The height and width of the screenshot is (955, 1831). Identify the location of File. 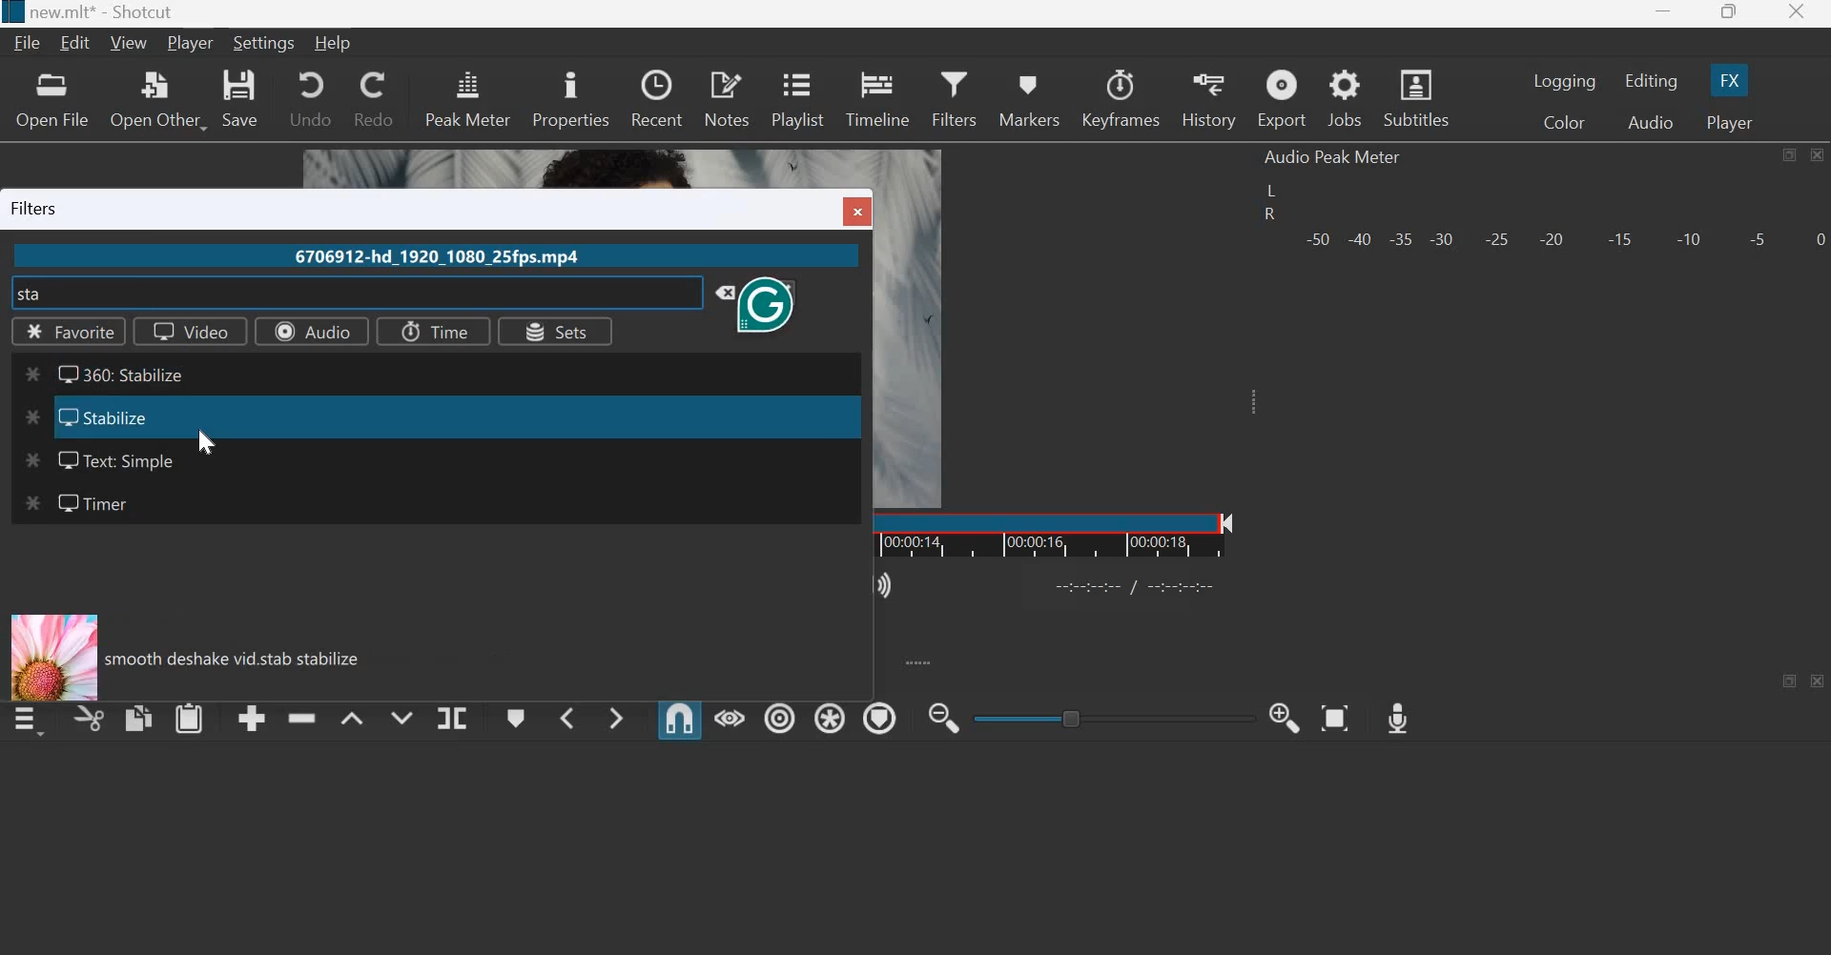
(28, 43).